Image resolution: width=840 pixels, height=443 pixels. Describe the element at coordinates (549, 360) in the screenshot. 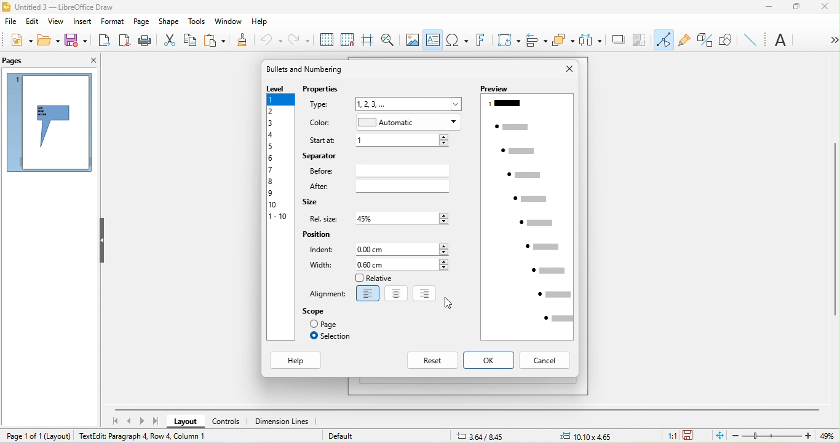

I see `cancel` at that location.